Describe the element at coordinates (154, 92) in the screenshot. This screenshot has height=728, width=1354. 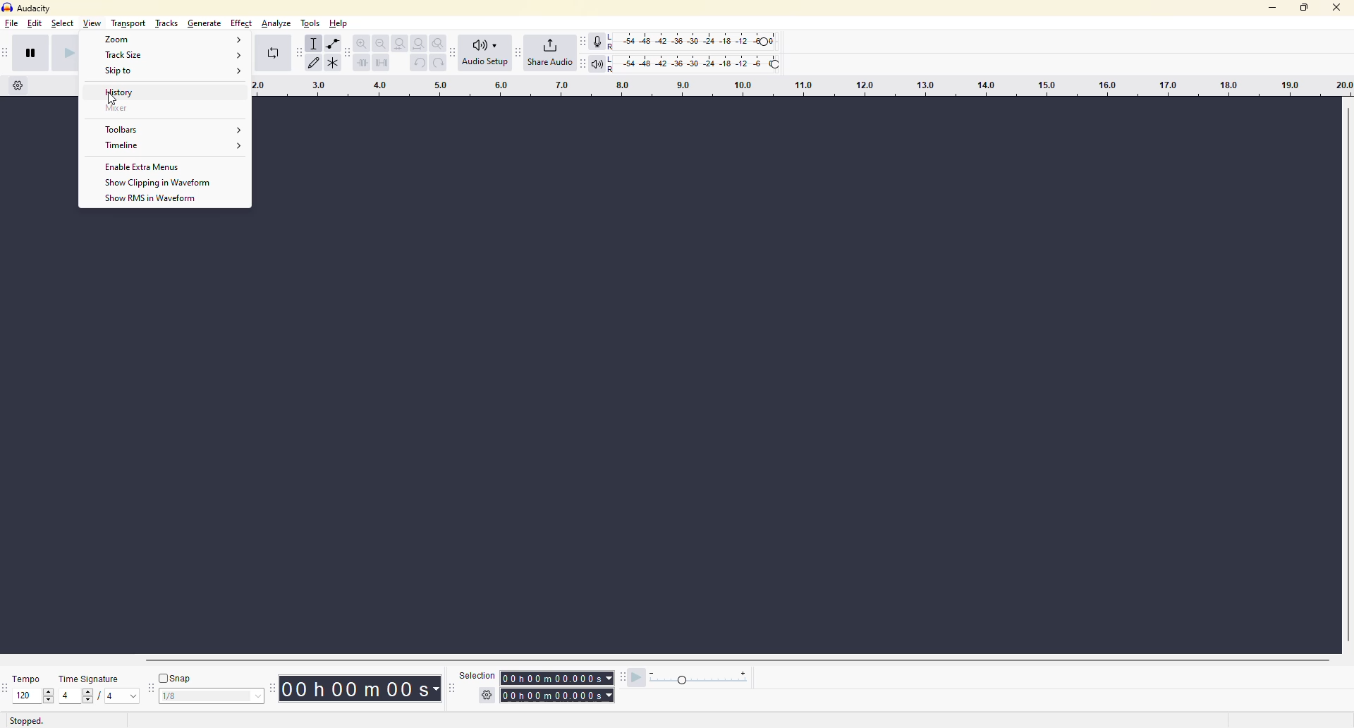
I see `history` at that location.